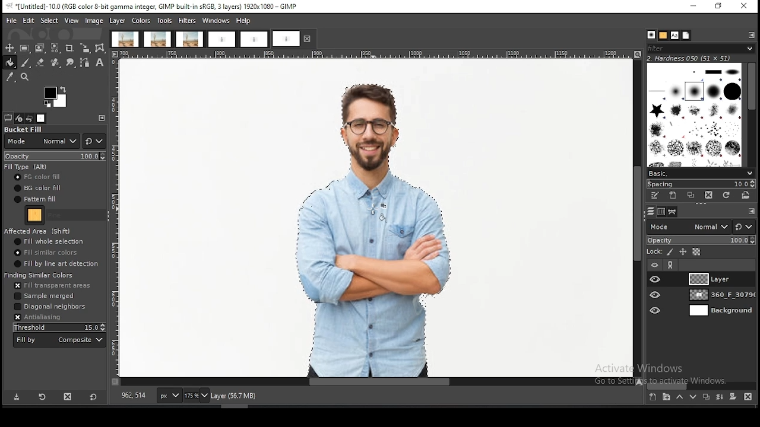  I want to click on select, so click(50, 20).